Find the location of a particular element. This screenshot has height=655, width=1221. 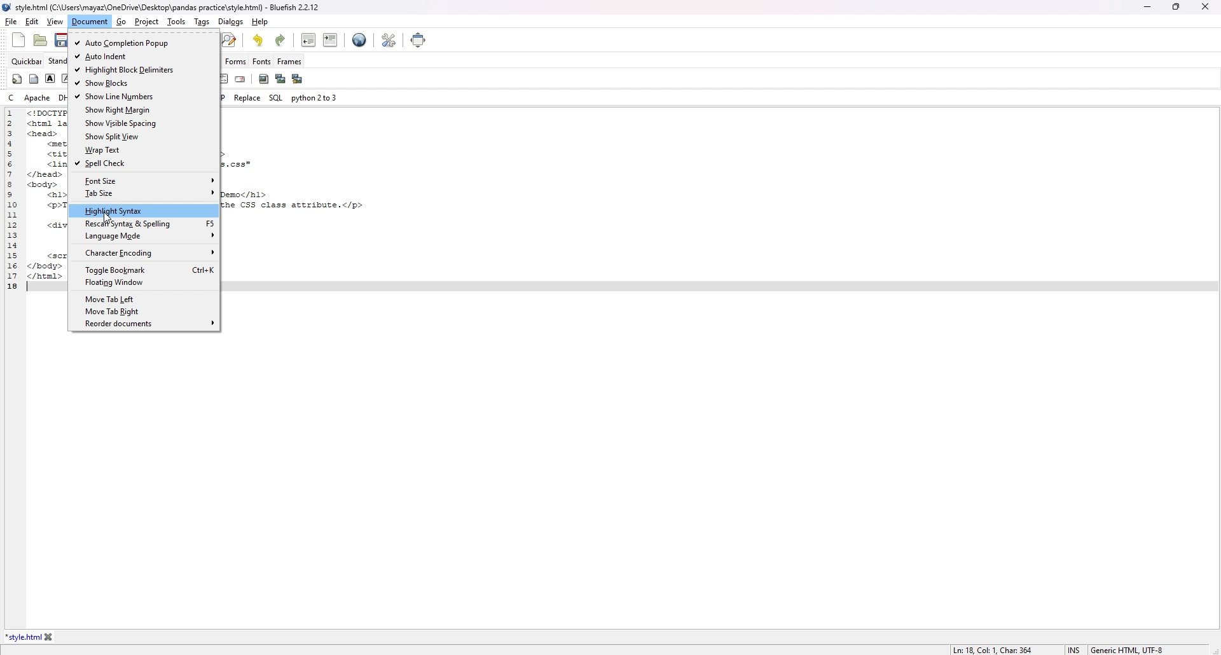

help is located at coordinates (259, 22).